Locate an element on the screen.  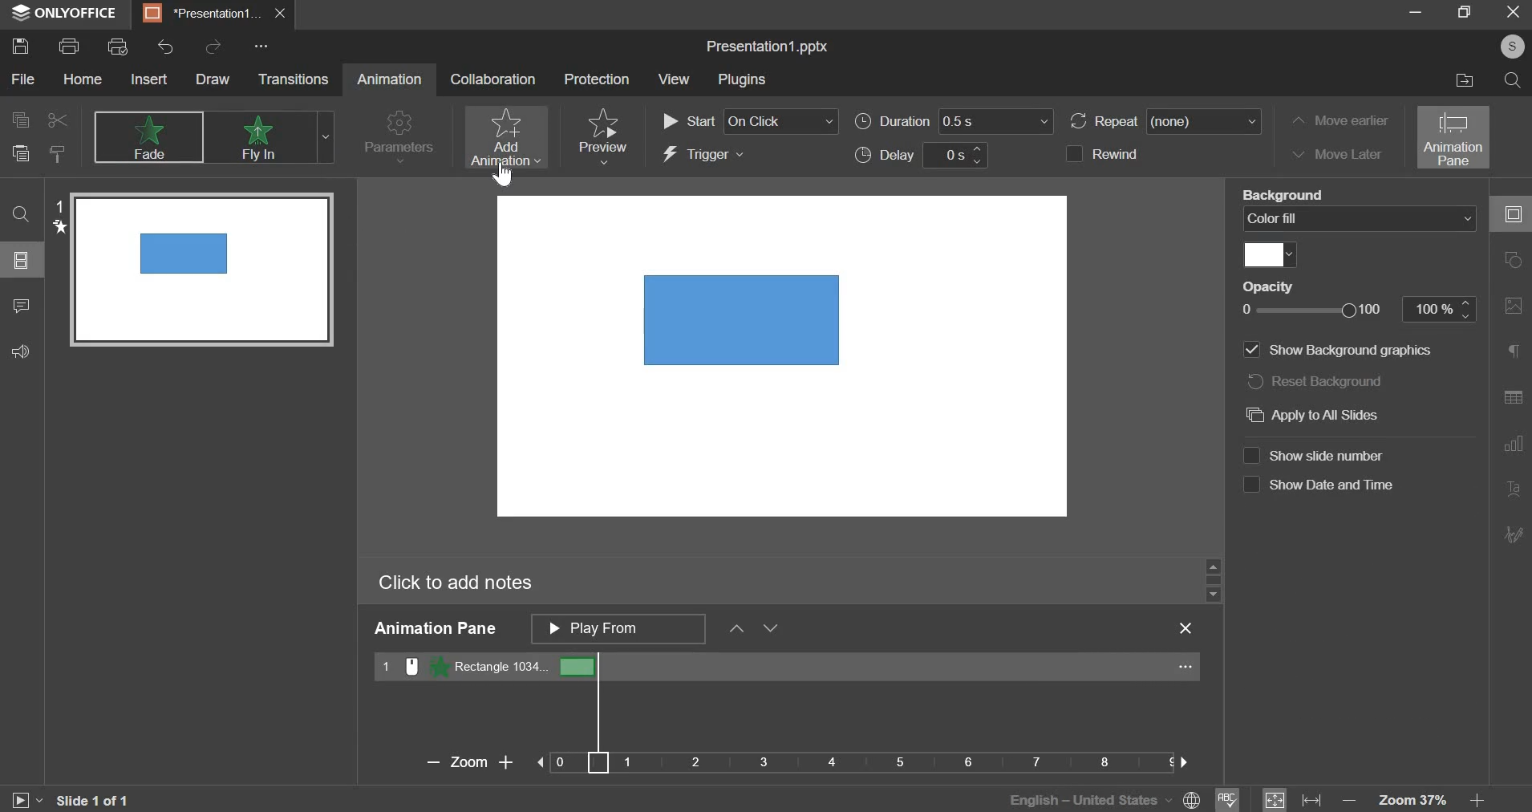
search is located at coordinates (24, 213).